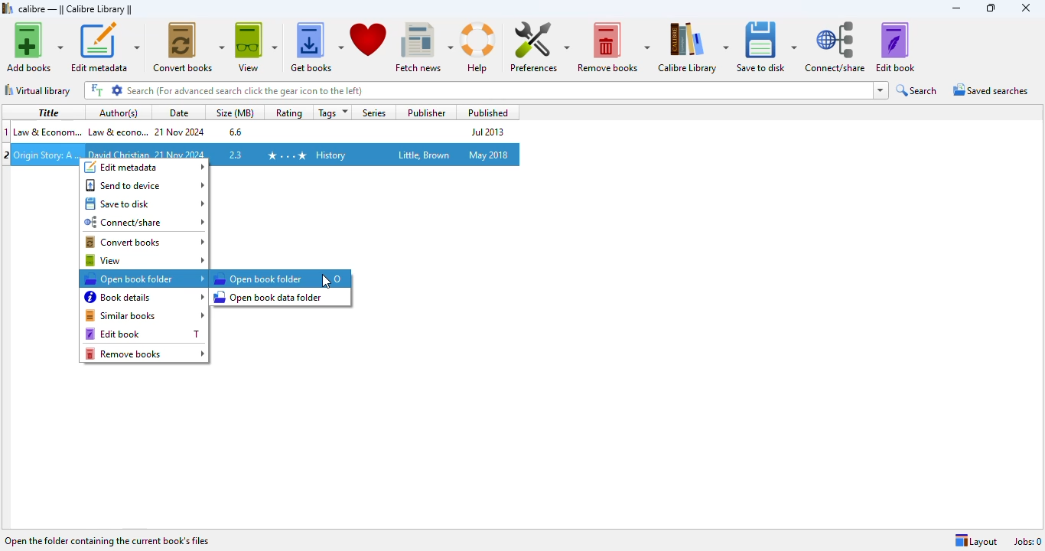 The height and width of the screenshot is (551, 1045). Describe the element at coordinates (8, 8) in the screenshot. I see `logo` at that location.